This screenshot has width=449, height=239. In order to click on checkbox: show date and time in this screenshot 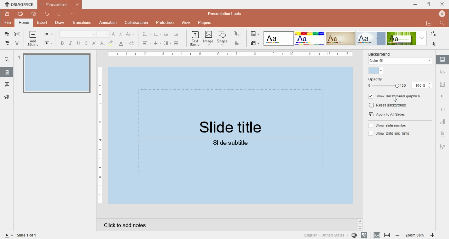, I will do `click(388, 133)`.